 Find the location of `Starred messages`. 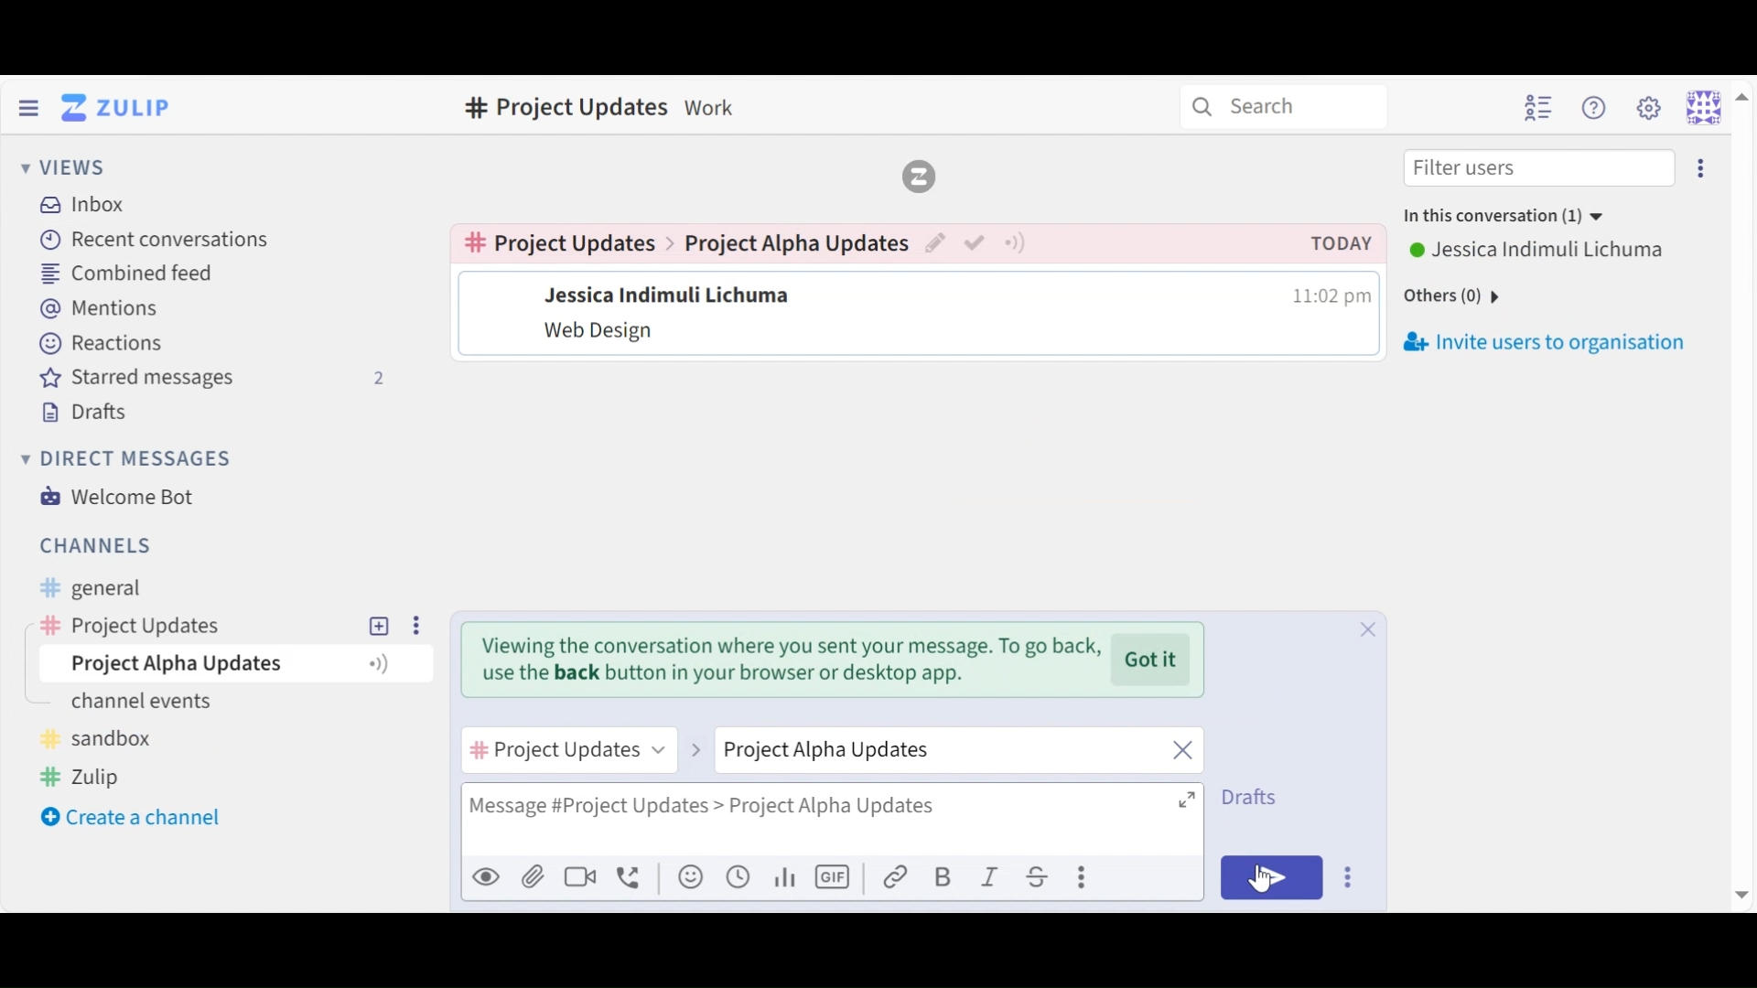

Starred messages is located at coordinates (212, 378).